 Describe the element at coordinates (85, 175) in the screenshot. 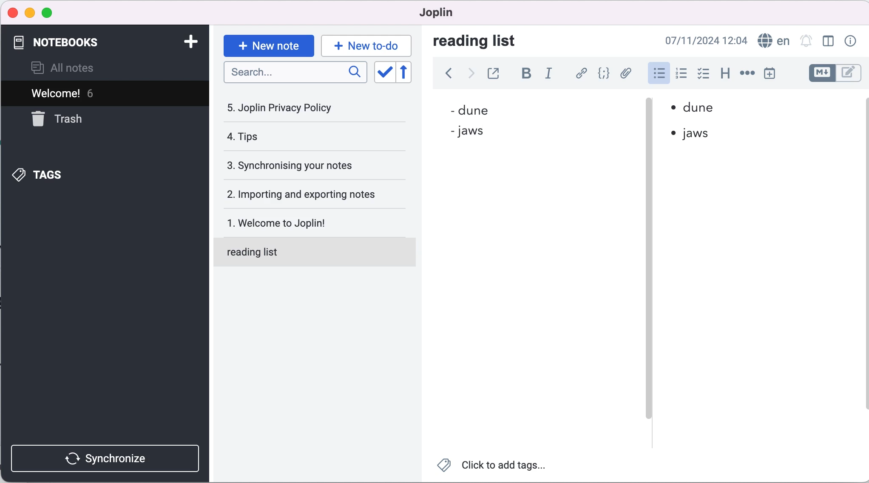

I see `tags` at that location.